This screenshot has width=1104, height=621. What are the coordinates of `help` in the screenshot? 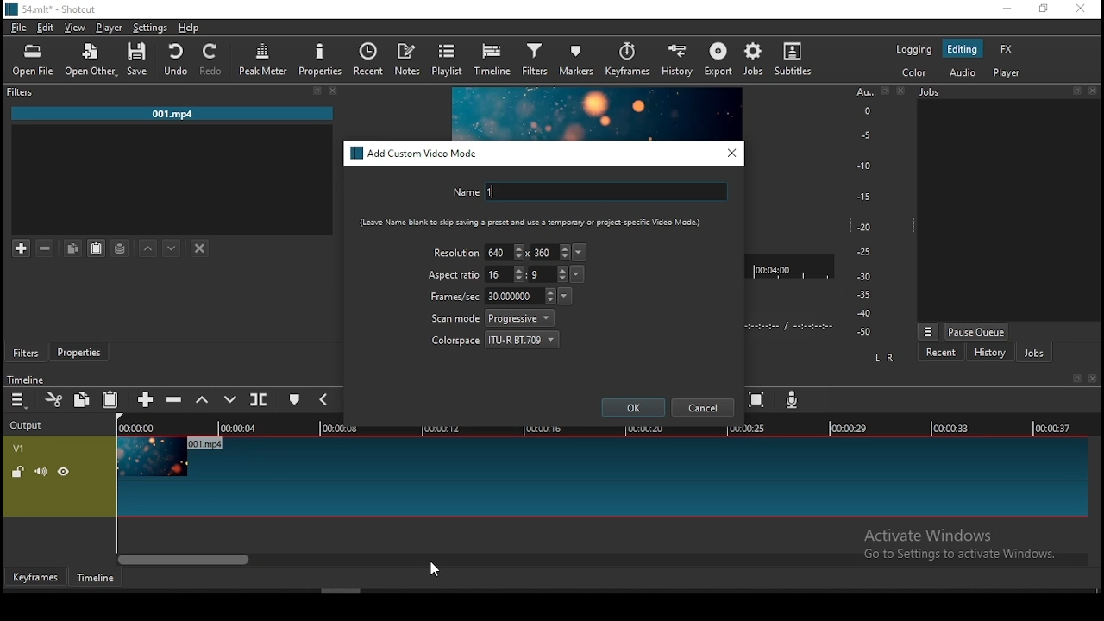 It's located at (189, 28).